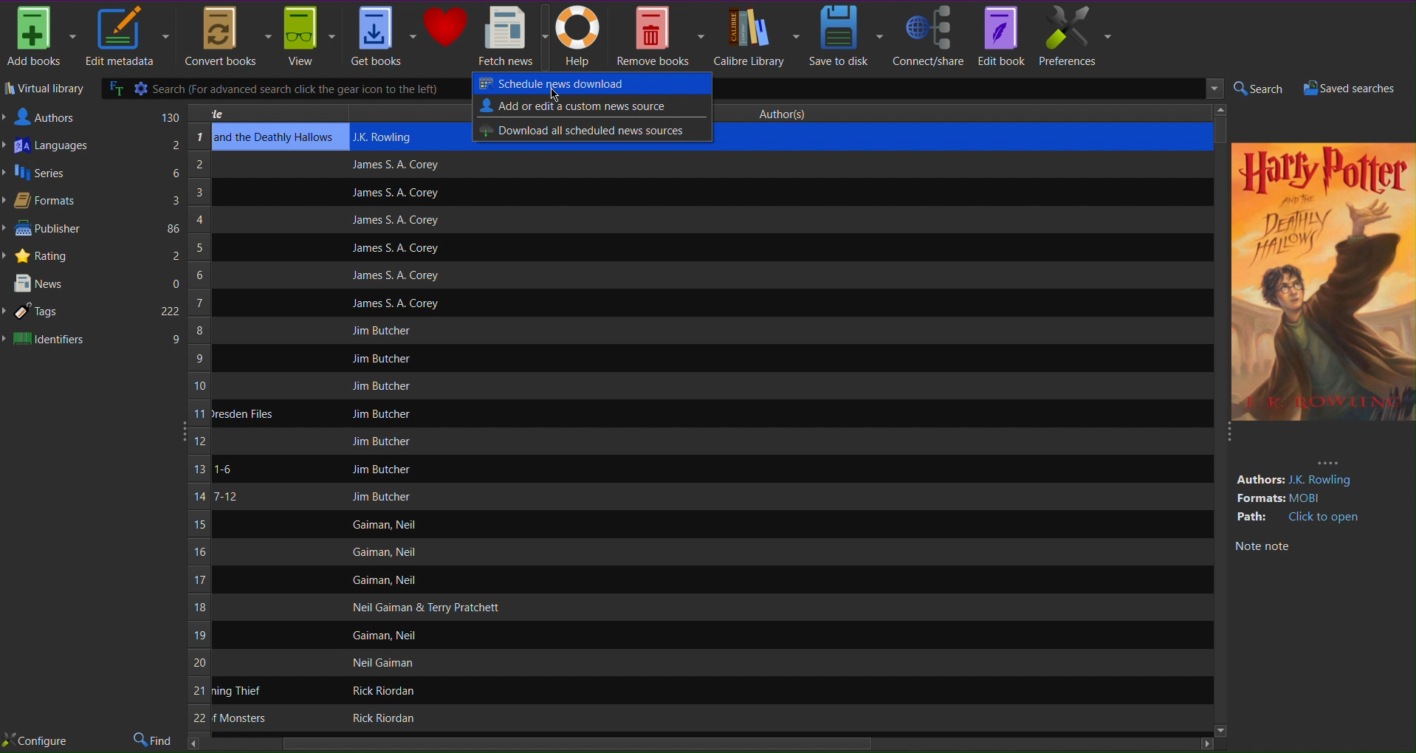  I want to click on Entery number, so click(199, 430).